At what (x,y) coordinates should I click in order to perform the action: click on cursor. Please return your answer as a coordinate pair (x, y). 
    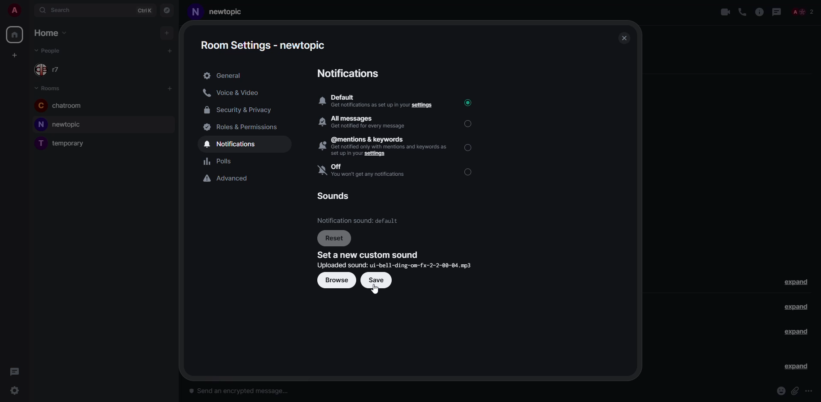
    Looking at the image, I should click on (375, 290).